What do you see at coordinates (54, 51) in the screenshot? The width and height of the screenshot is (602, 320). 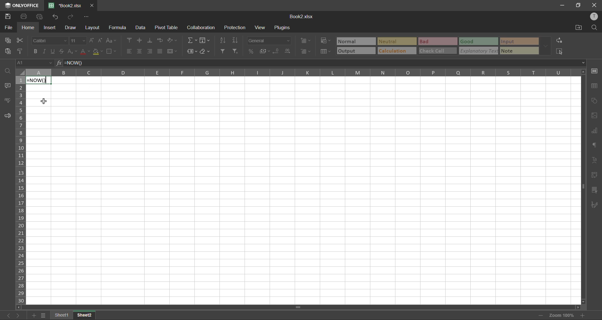 I see `underline` at bounding box center [54, 51].